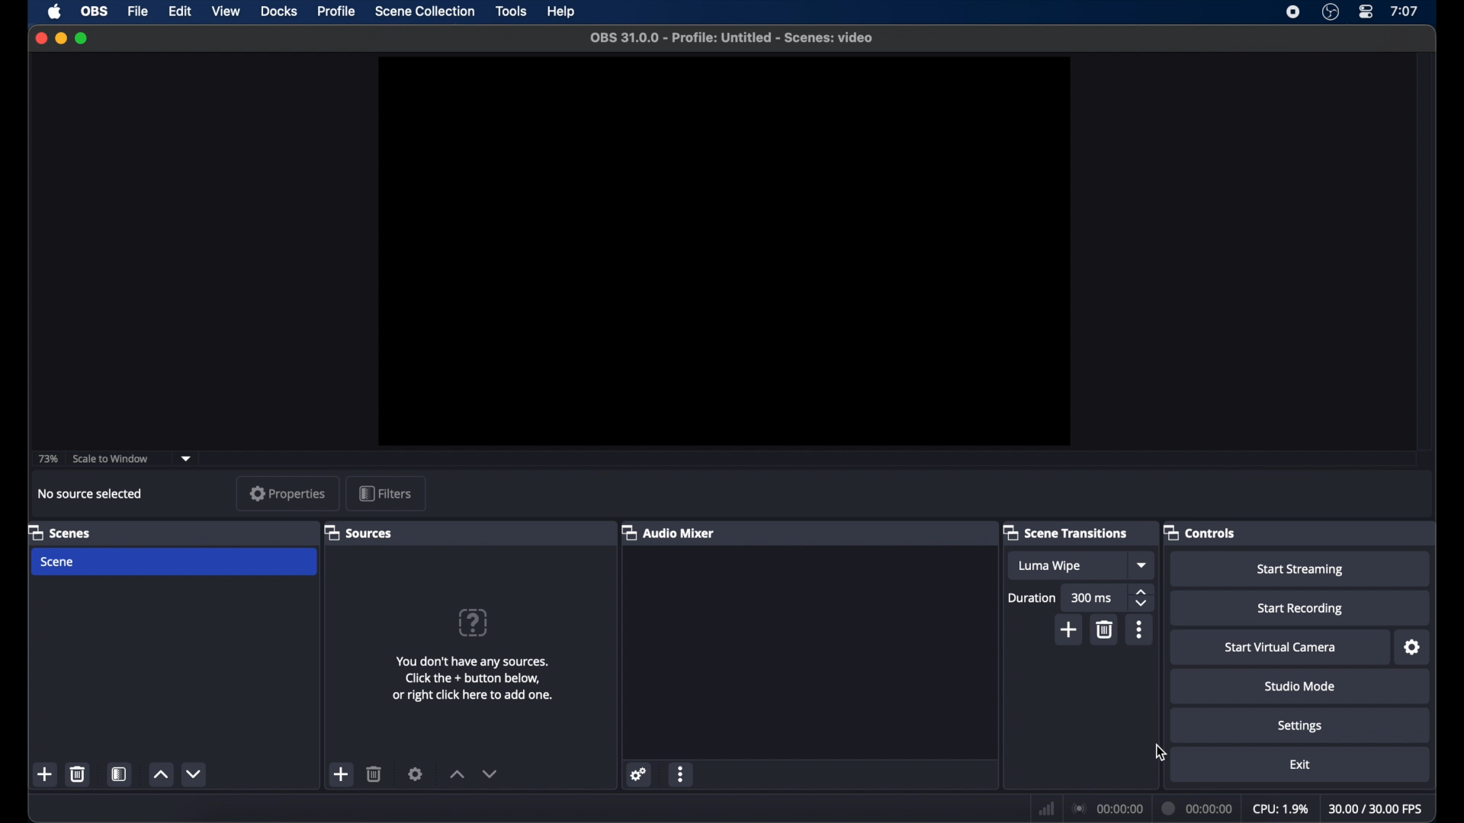 The height and width of the screenshot is (823, 1464). What do you see at coordinates (1292, 12) in the screenshot?
I see `screen recorder` at bounding box center [1292, 12].